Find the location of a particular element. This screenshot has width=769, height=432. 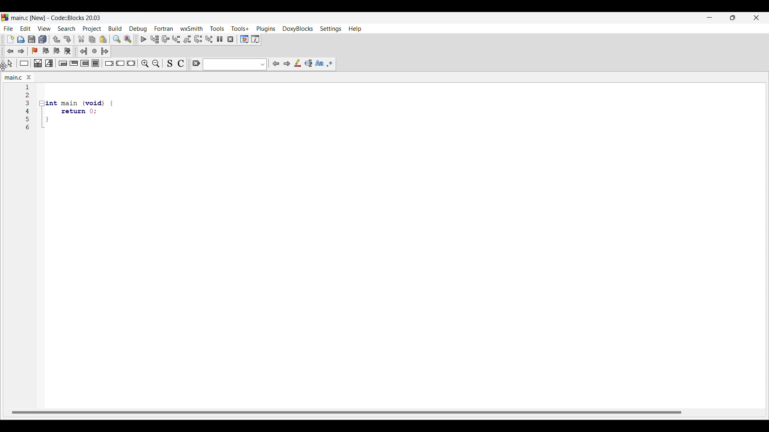

Next is located at coordinates (287, 64).